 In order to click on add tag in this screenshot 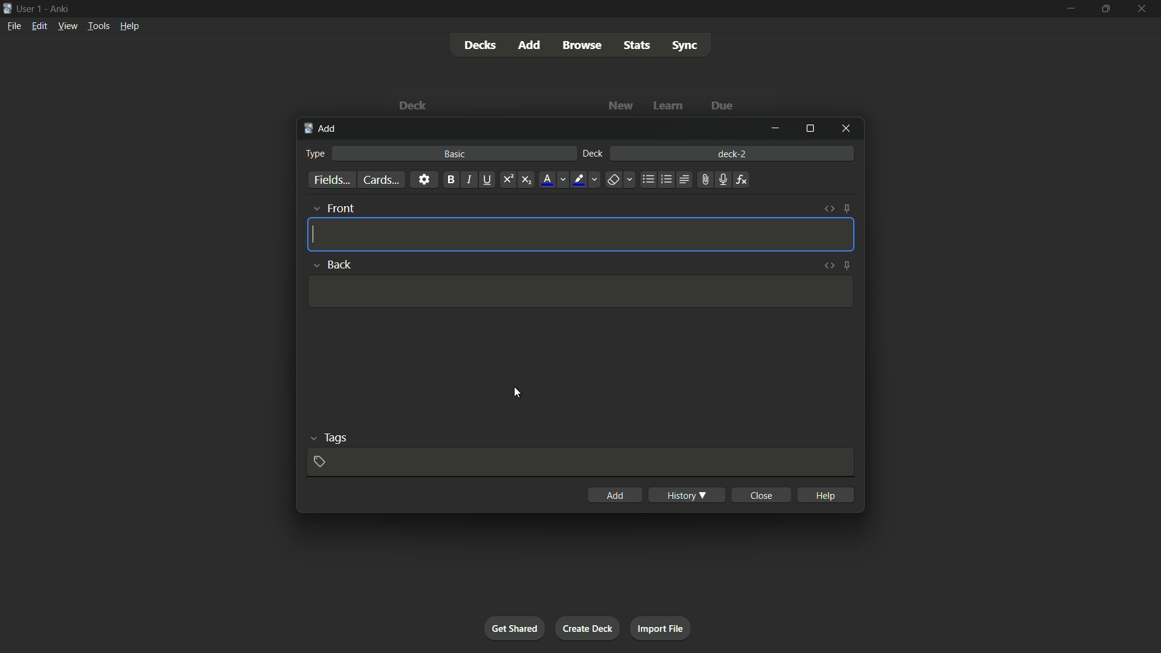, I will do `click(322, 462)`.